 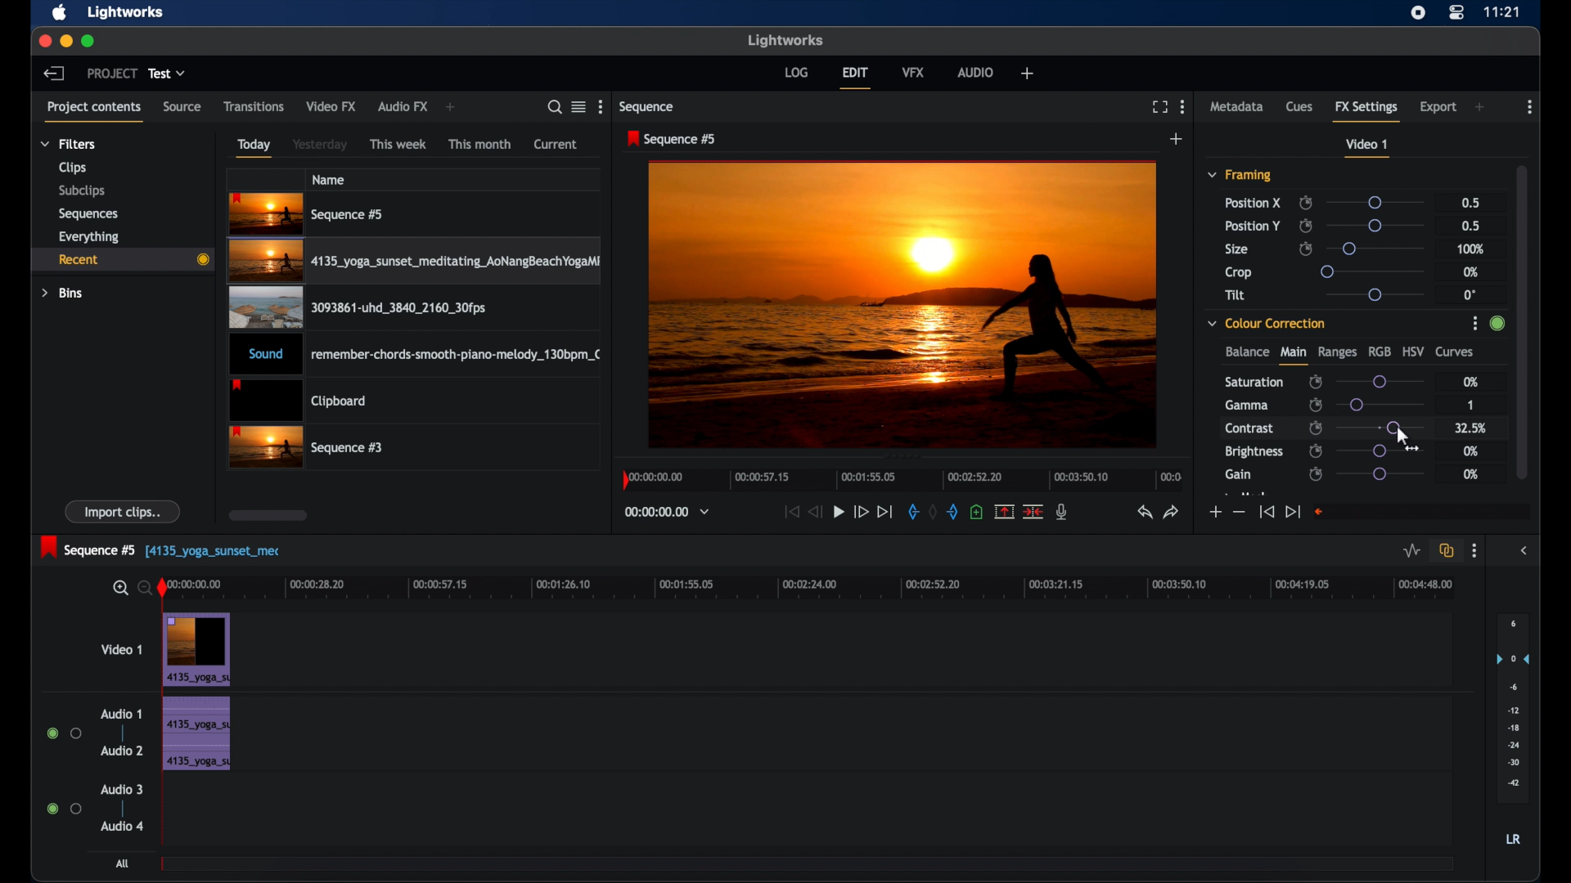 What do you see at coordinates (1370, 271) in the screenshot?
I see `slider` at bounding box center [1370, 271].